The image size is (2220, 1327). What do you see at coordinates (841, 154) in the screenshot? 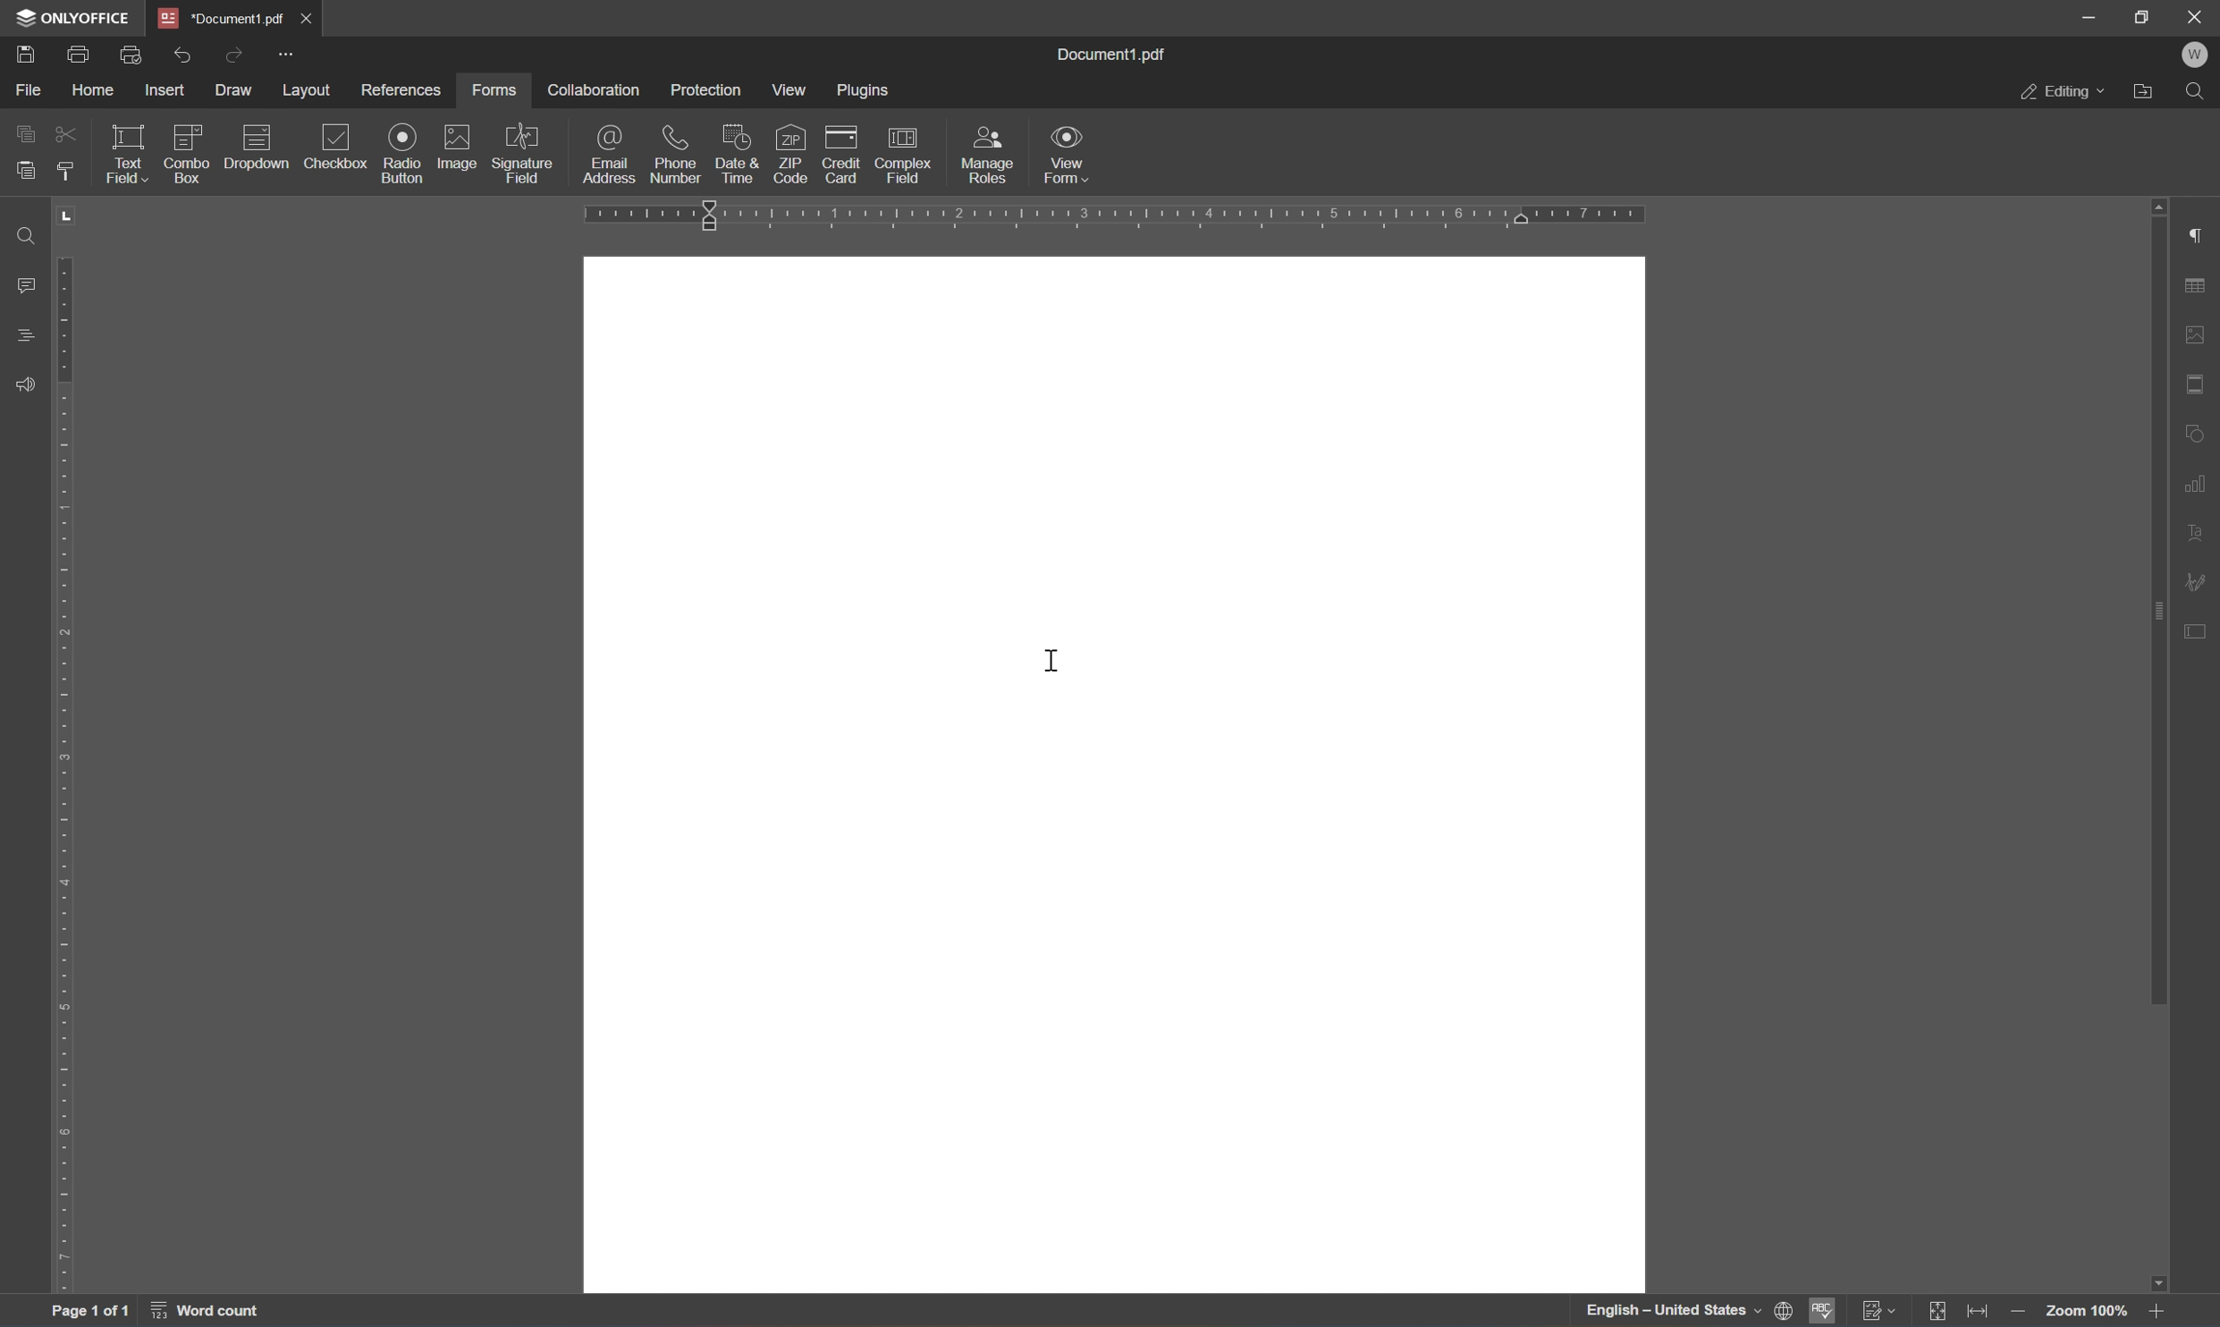
I see `credit card` at bounding box center [841, 154].